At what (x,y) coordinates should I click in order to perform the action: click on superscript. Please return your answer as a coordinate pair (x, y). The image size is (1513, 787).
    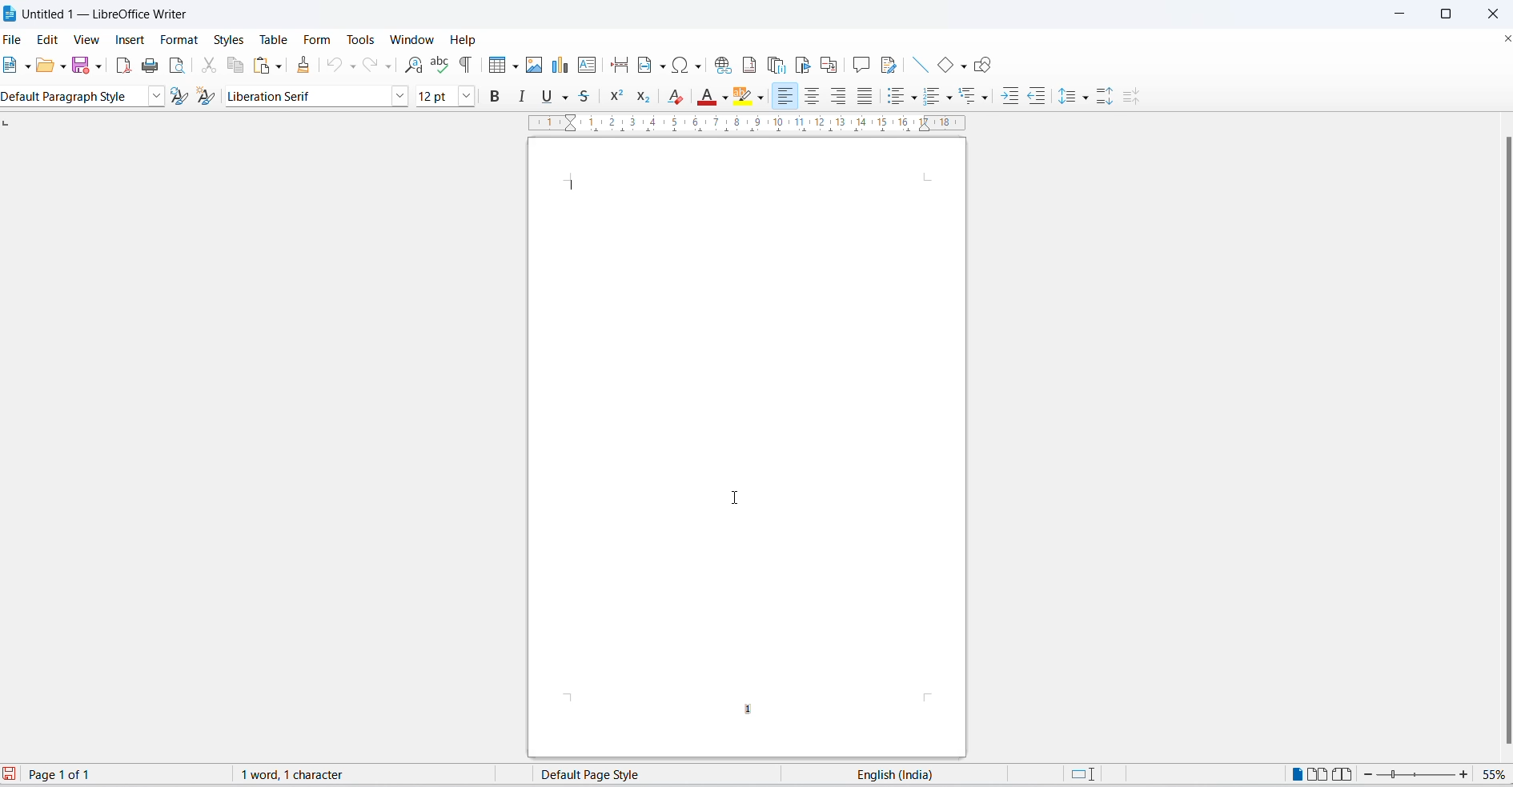
    Looking at the image, I should click on (617, 96).